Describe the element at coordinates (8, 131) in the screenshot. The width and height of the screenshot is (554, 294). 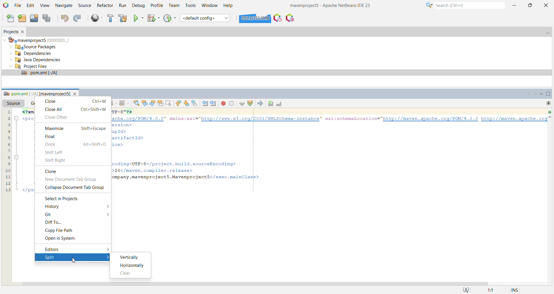
I see `4` at that location.